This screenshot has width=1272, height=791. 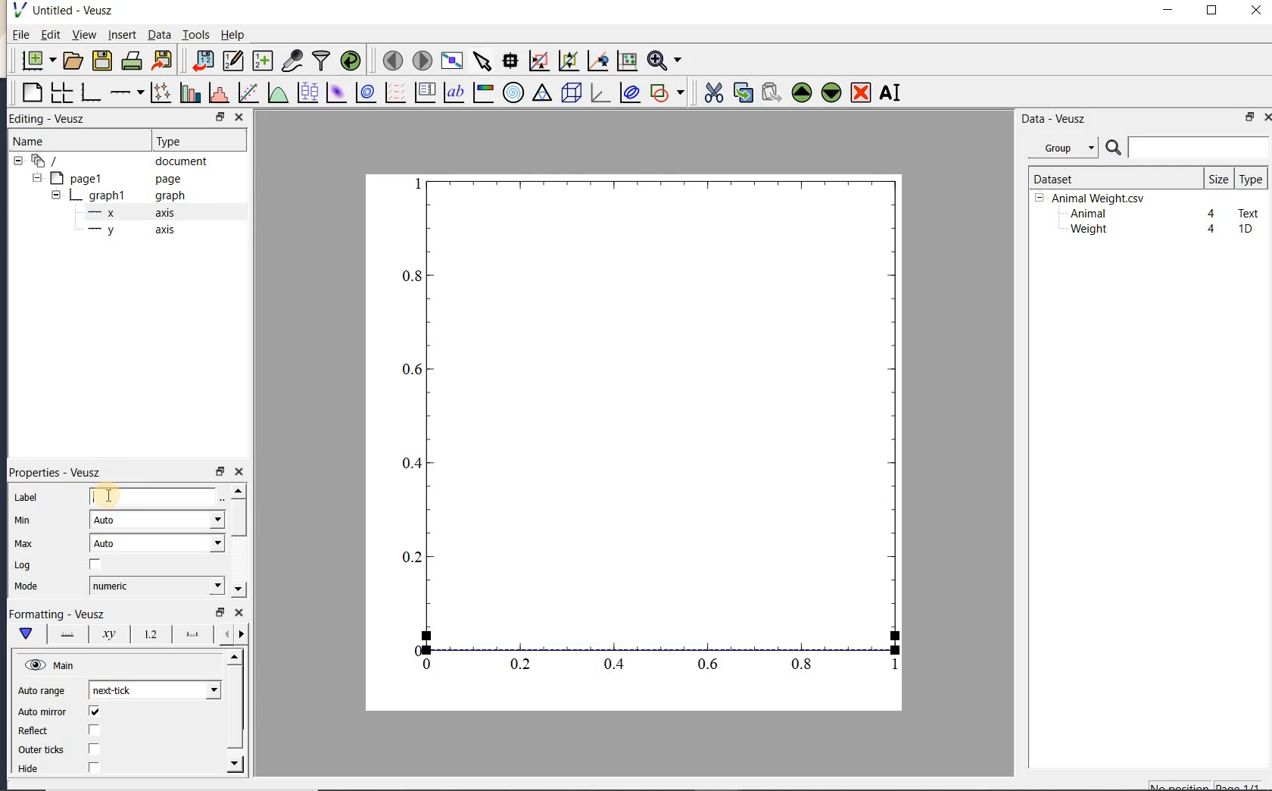 What do you see at coordinates (101, 61) in the screenshot?
I see `save the document` at bounding box center [101, 61].